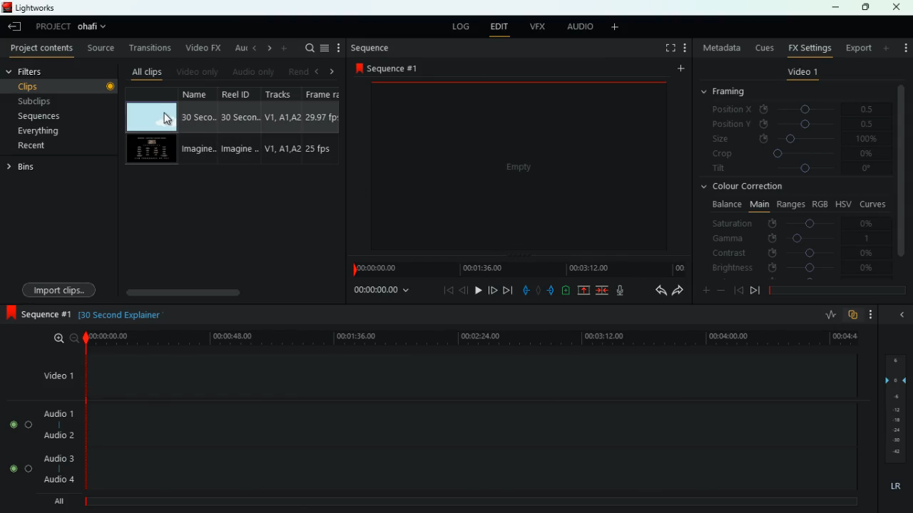  What do you see at coordinates (670, 49) in the screenshot?
I see `full screen` at bounding box center [670, 49].